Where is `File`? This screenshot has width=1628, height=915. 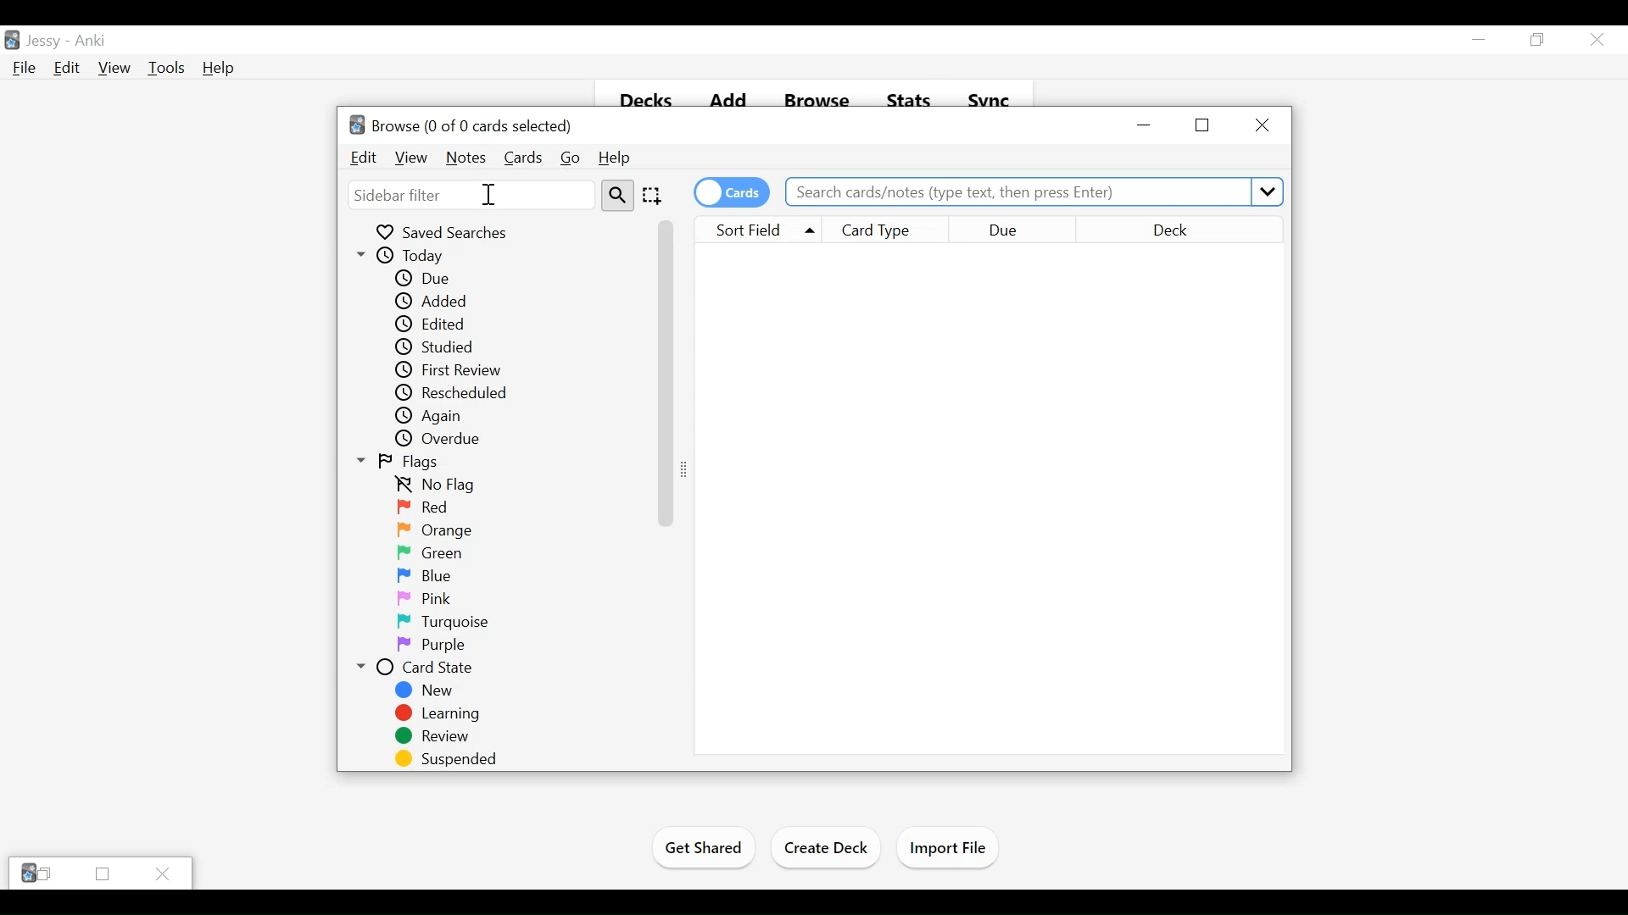
File is located at coordinates (21, 69).